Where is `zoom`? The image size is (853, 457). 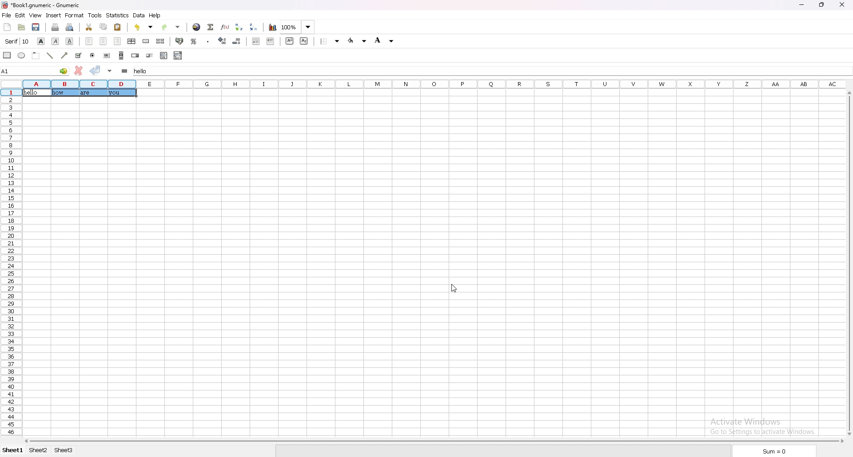
zoom is located at coordinates (298, 27).